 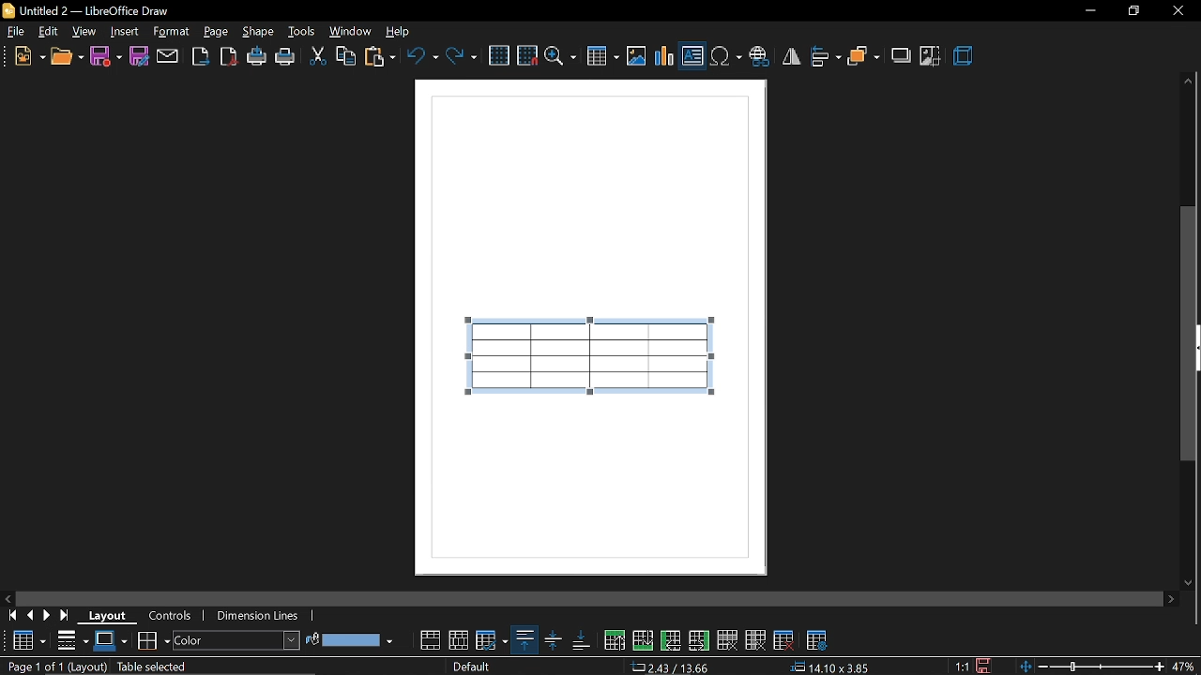 I want to click on 3d effects, so click(x=964, y=56).